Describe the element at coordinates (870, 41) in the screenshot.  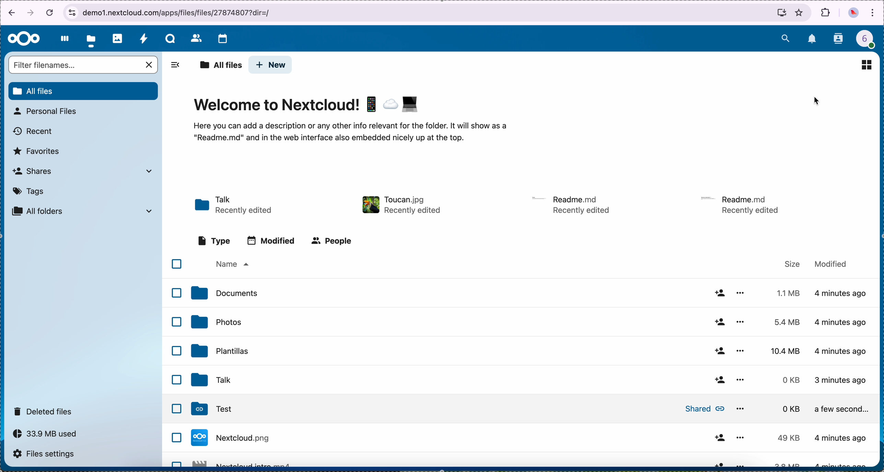
I see `profile` at that location.